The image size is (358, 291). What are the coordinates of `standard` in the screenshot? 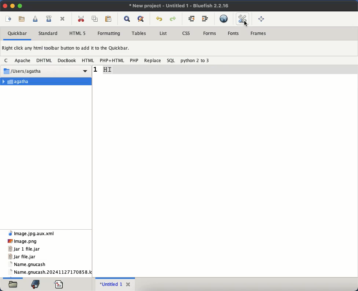 It's located at (49, 33).